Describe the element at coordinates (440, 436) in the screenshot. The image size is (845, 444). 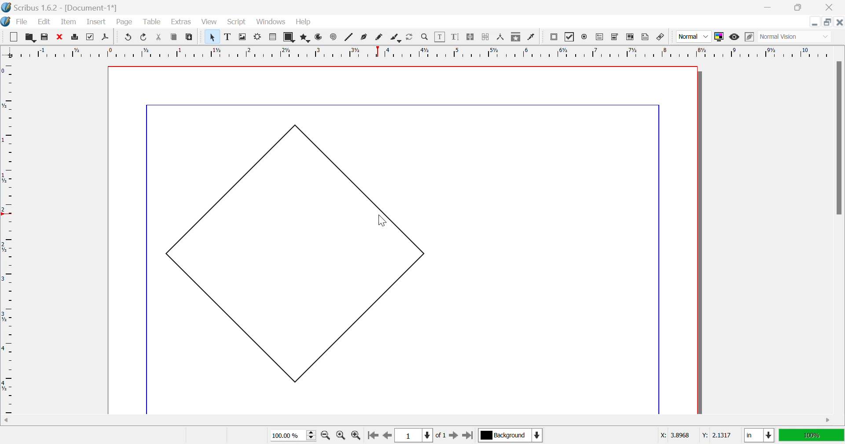
I see `of 1` at that location.